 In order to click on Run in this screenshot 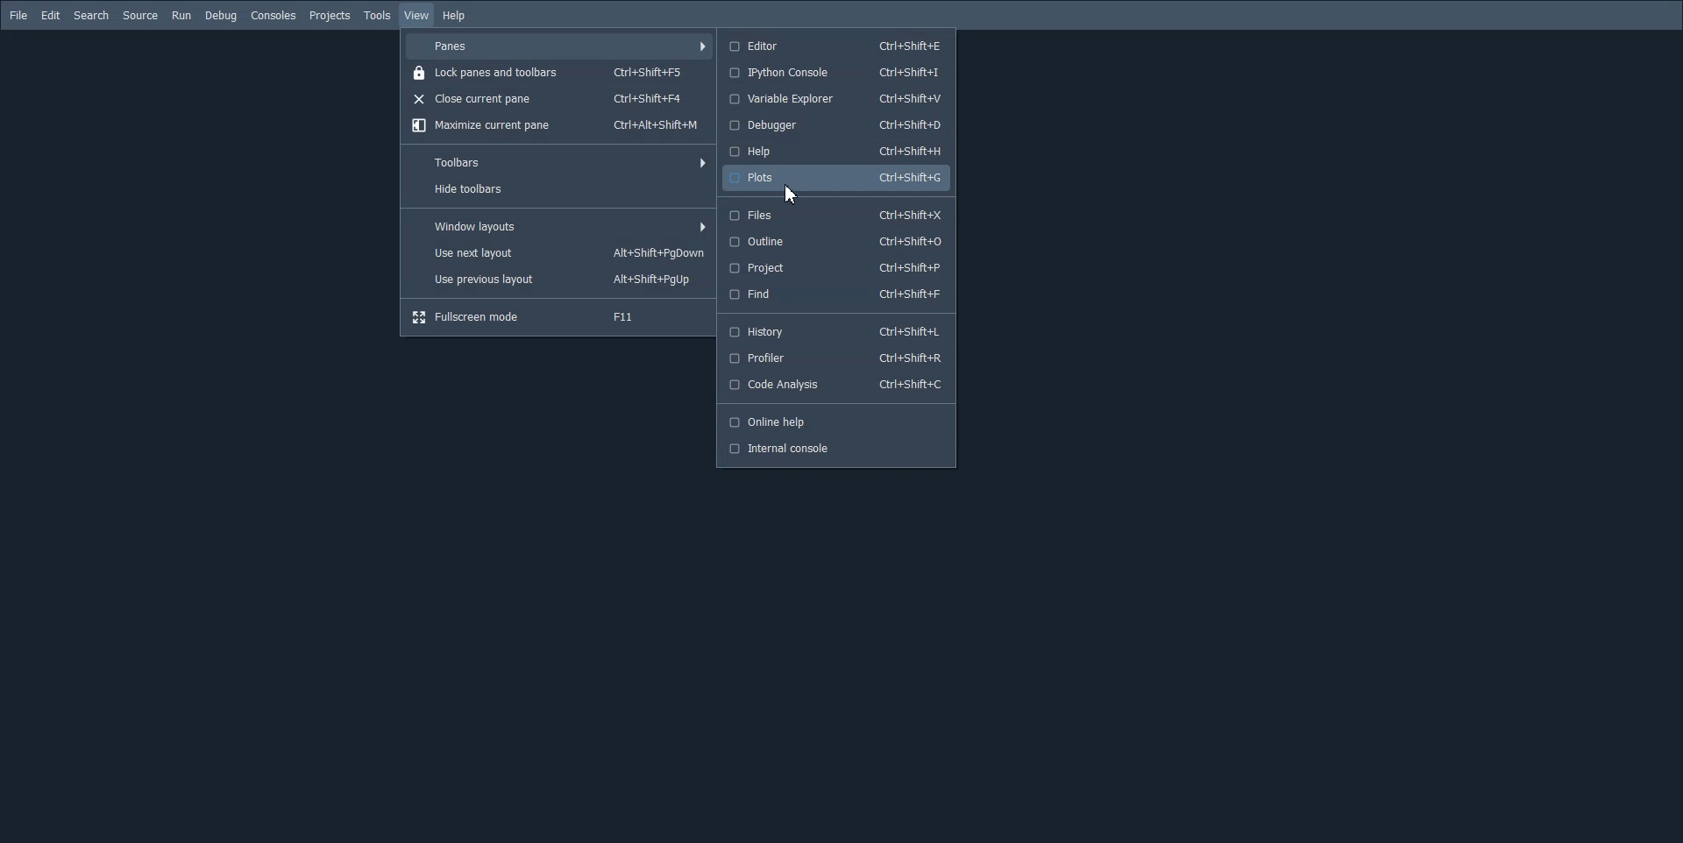, I will do `click(181, 16)`.